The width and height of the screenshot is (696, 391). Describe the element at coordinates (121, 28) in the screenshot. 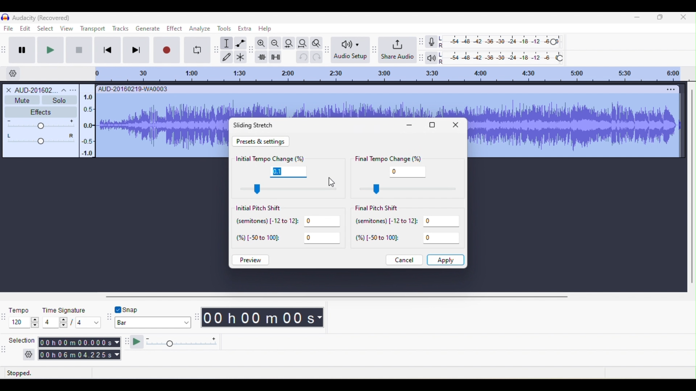

I see `Tracks` at that location.